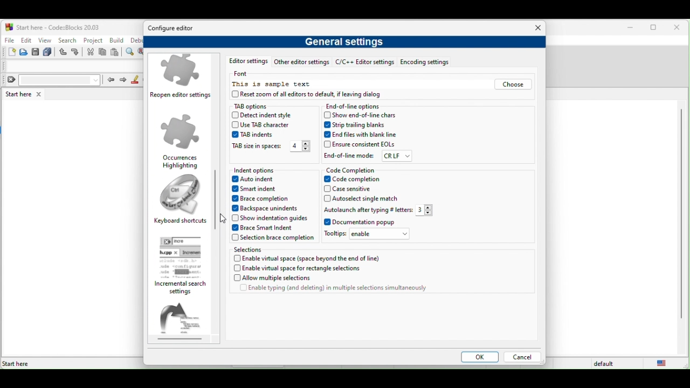 The width and height of the screenshot is (690, 388). What do you see at coordinates (301, 63) in the screenshot?
I see `other editor setting` at bounding box center [301, 63].